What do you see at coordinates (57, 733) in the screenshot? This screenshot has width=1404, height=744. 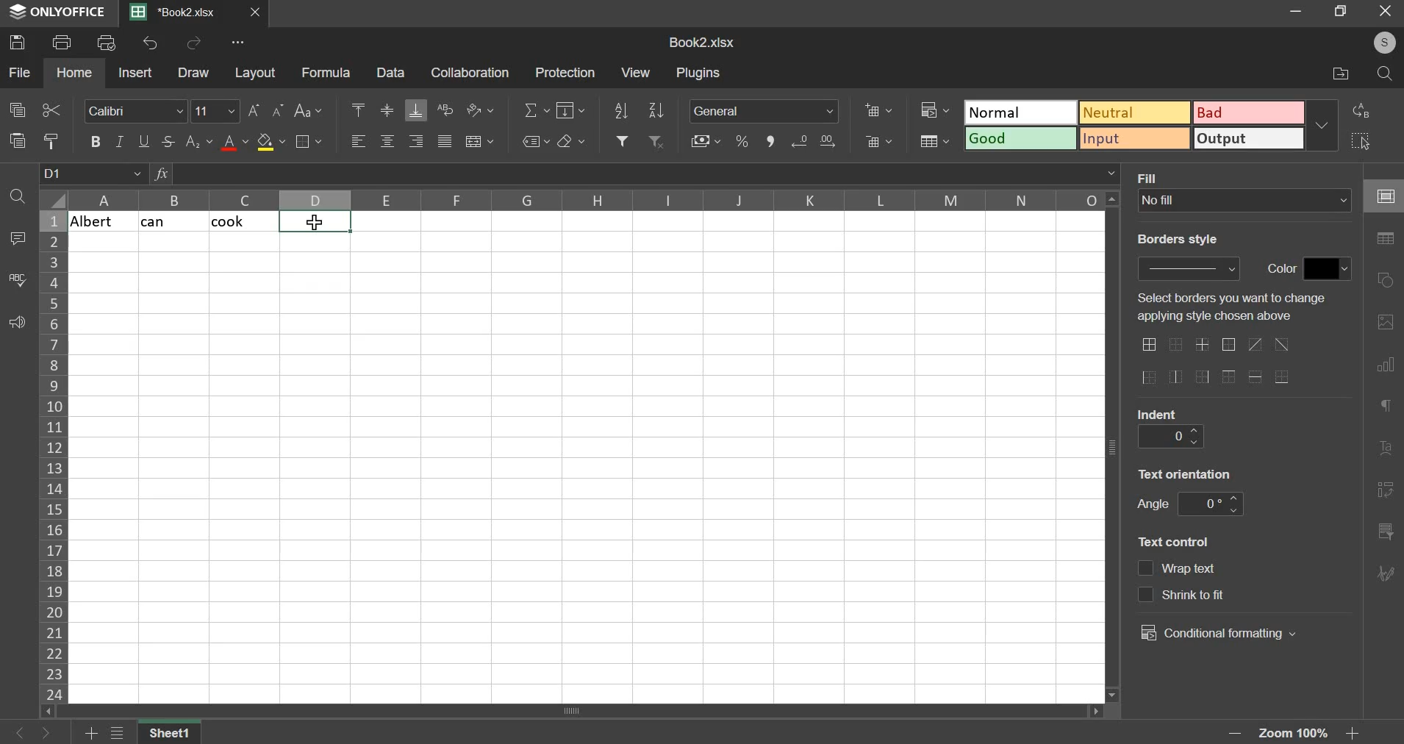 I see `go forward` at bounding box center [57, 733].